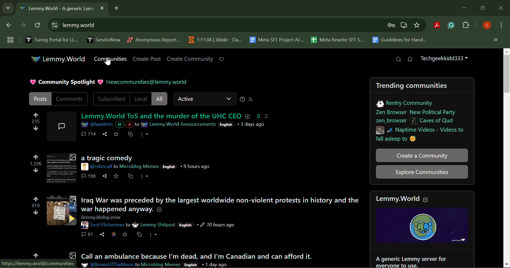  What do you see at coordinates (87, 235) in the screenshot?
I see `Comments` at bounding box center [87, 235].